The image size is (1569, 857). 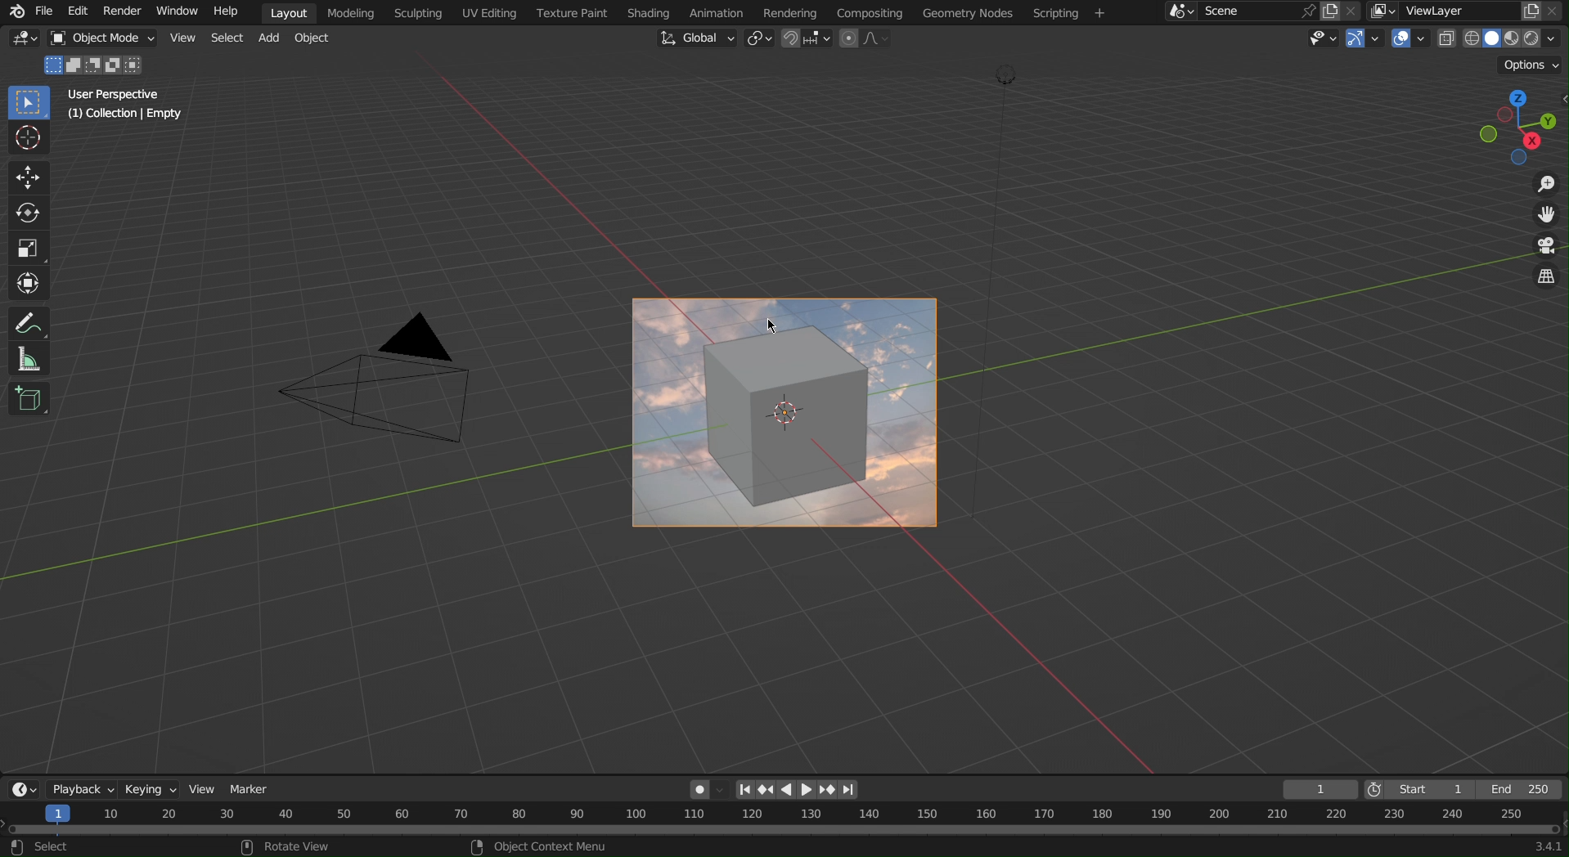 What do you see at coordinates (149, 787) in the screenshot?
I see `Keying` at bounding box center [149, 787].